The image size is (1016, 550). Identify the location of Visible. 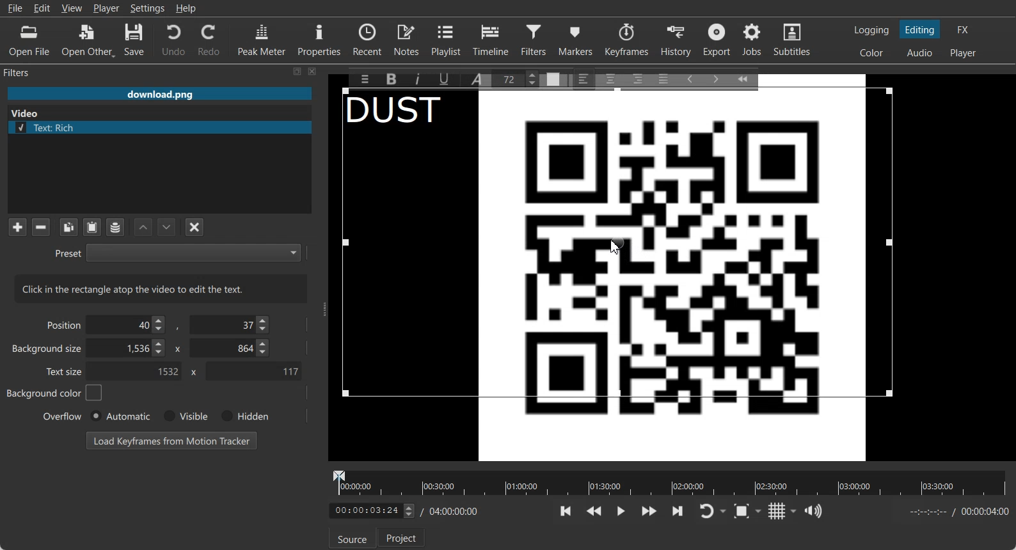
(184, 416).